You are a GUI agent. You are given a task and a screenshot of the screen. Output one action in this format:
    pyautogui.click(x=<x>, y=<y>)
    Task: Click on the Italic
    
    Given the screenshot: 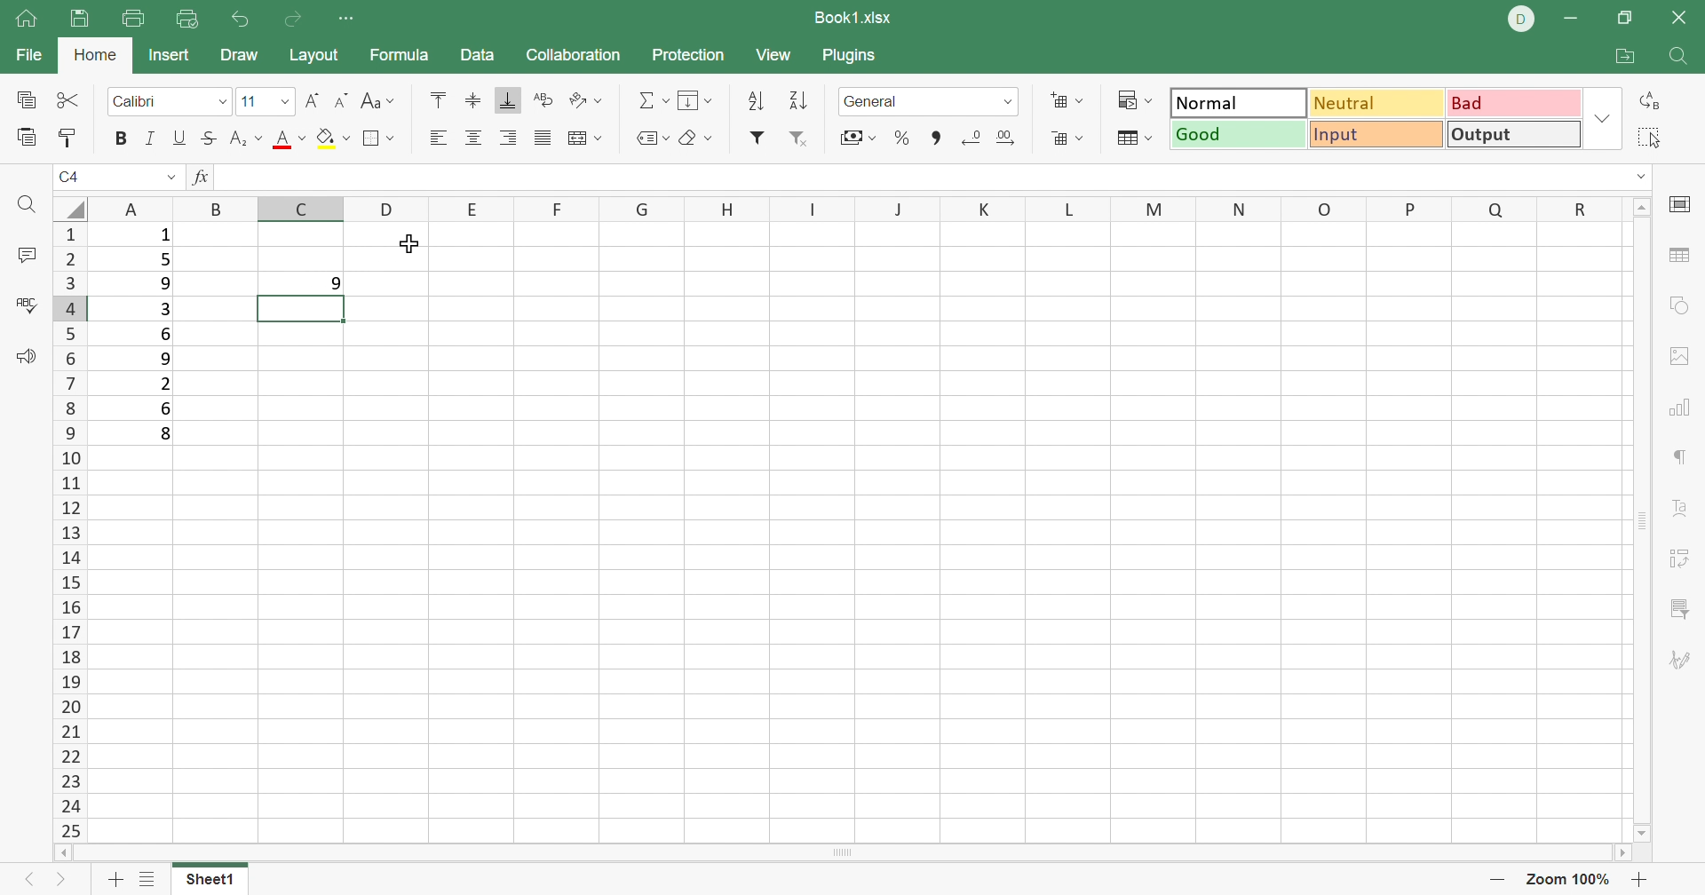 What is the action you would take?
    pyautogui.click(x=150, y=138)
    